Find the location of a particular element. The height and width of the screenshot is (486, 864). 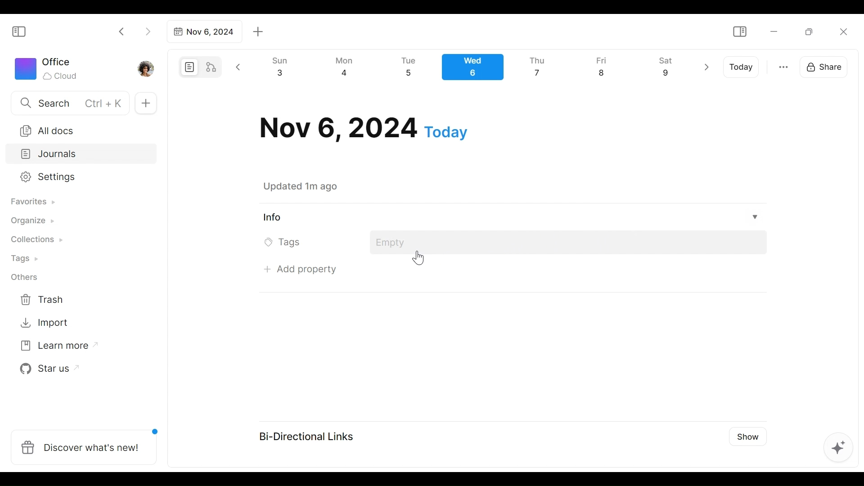

Today is located at coordinates (742, 67).